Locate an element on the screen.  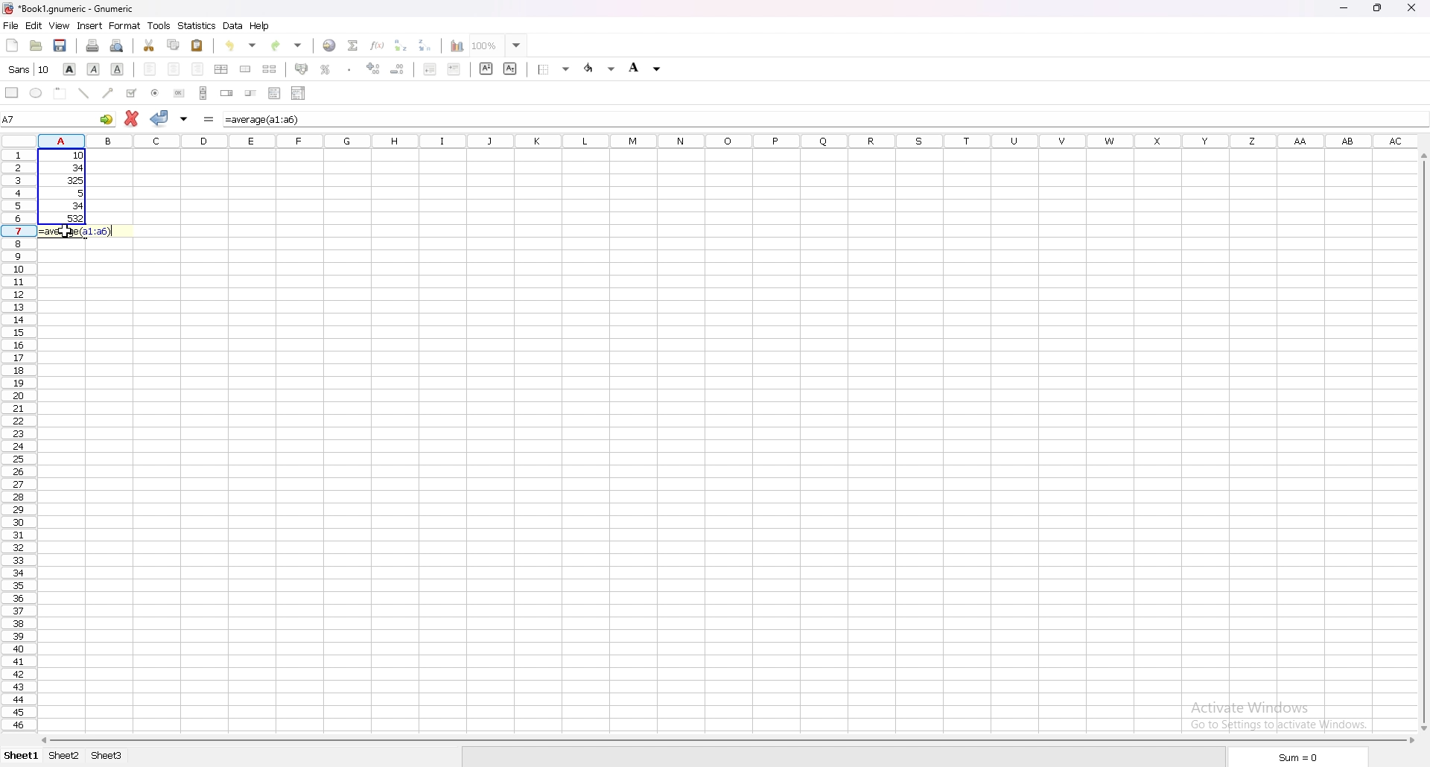
34 is located at coordinates (66, 206).